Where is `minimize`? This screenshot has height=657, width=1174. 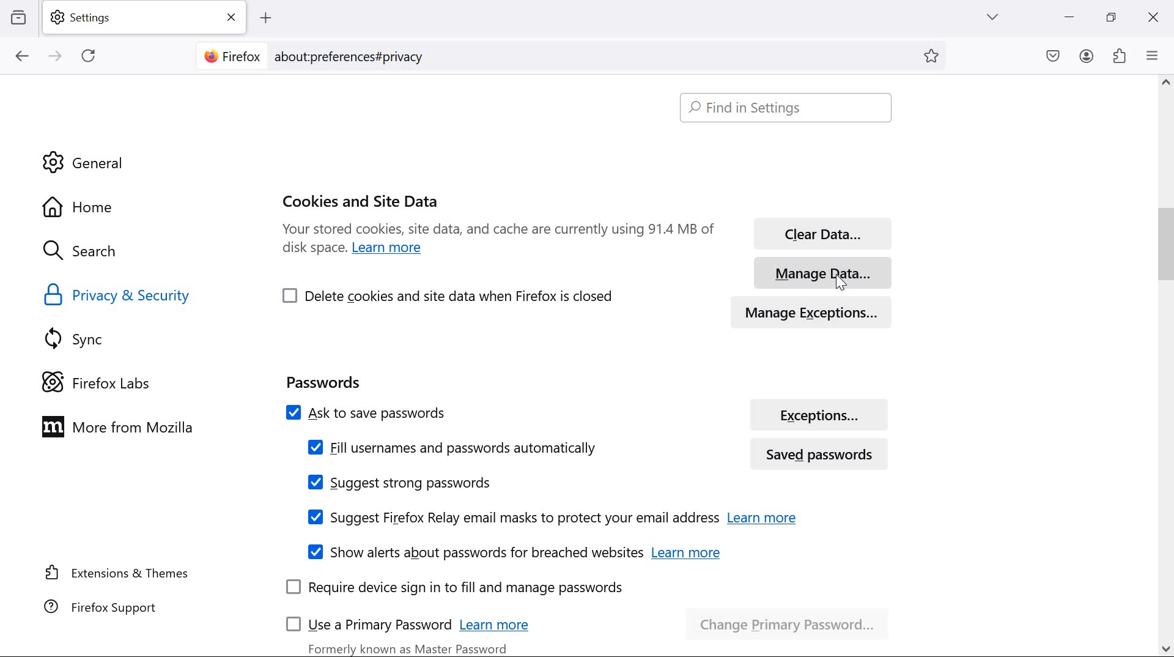 minimize is located at coordinates (1070, 17).